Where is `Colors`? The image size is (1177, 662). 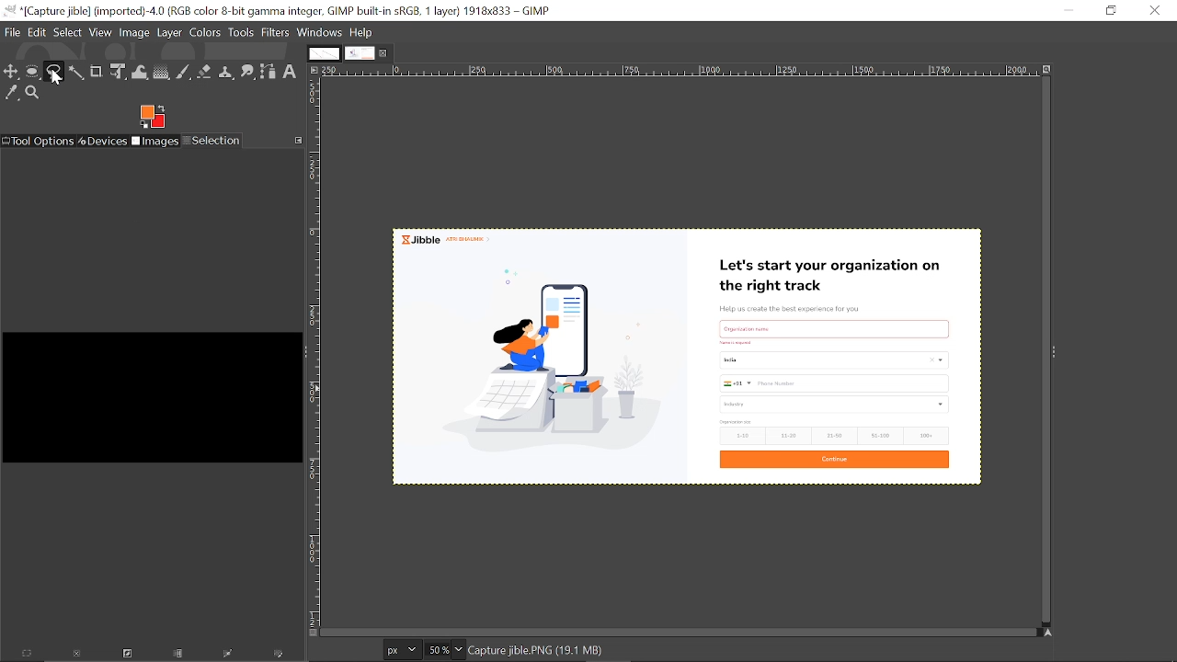 Colors is located at coordinates (206, 32).